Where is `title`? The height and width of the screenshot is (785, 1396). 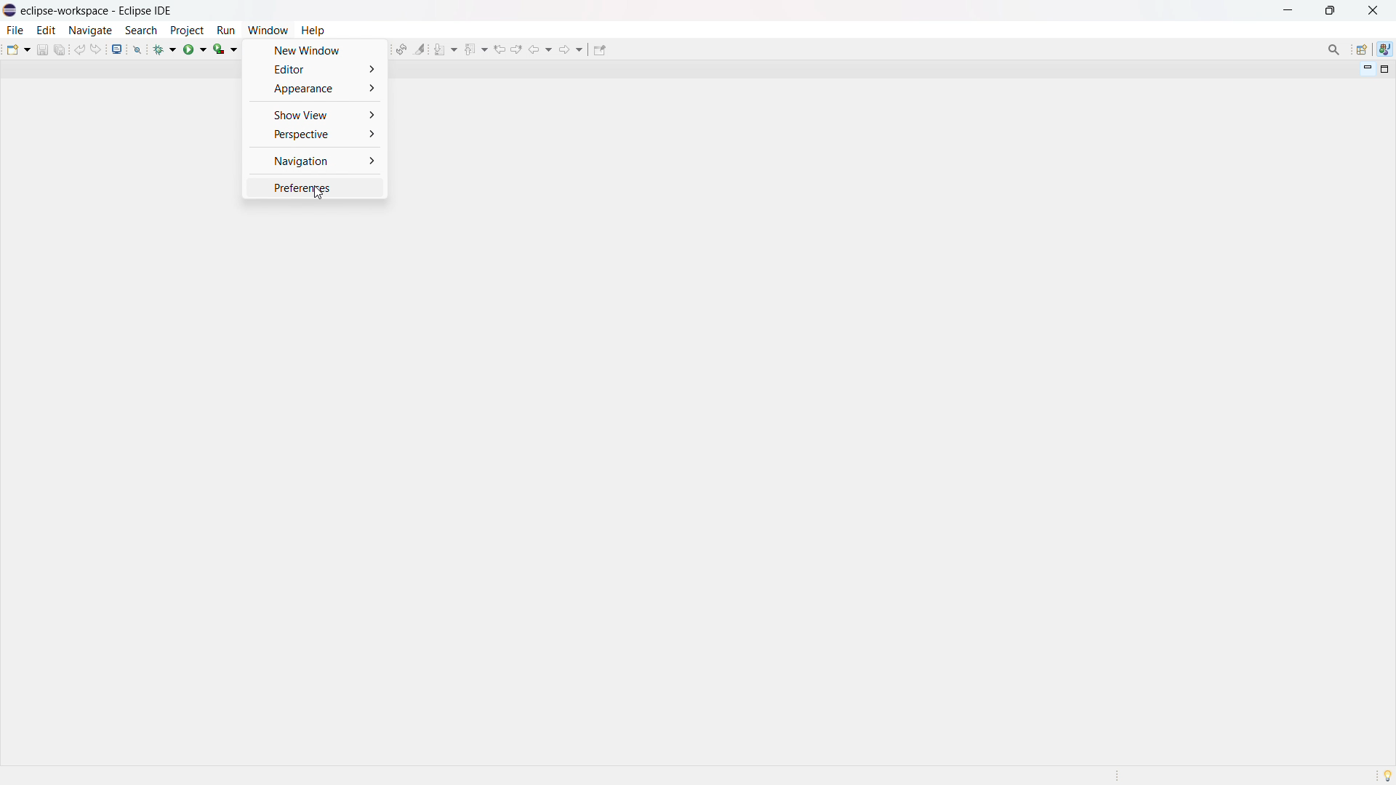
title is located at coordinates (98, 10).